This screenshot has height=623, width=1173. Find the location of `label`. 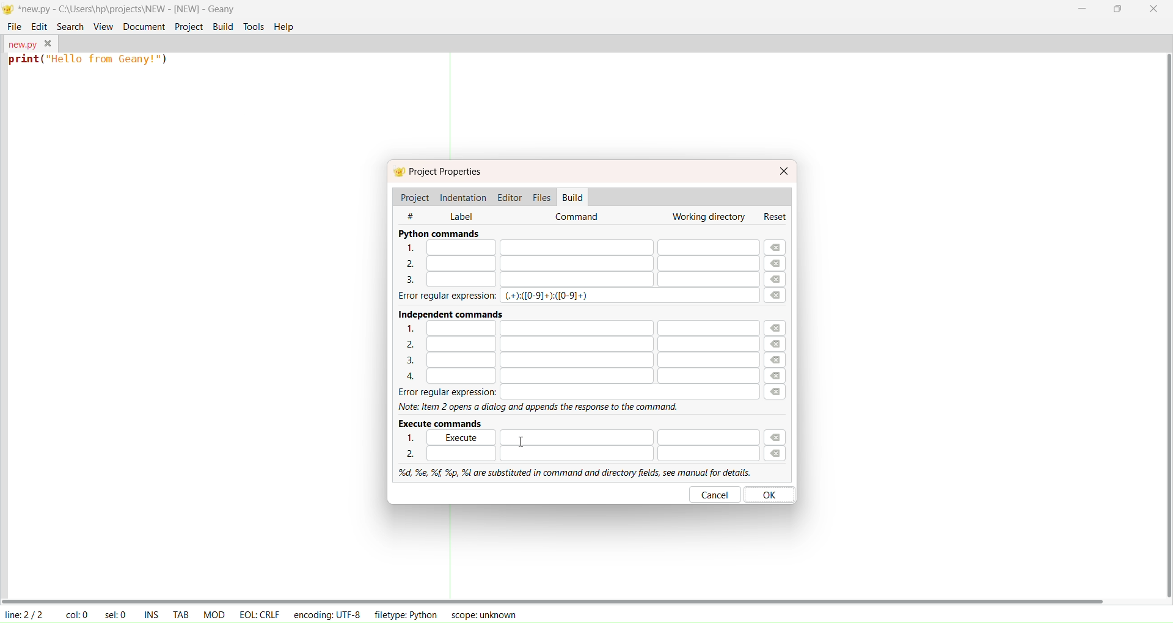

label is located at coordinates (461, 215).